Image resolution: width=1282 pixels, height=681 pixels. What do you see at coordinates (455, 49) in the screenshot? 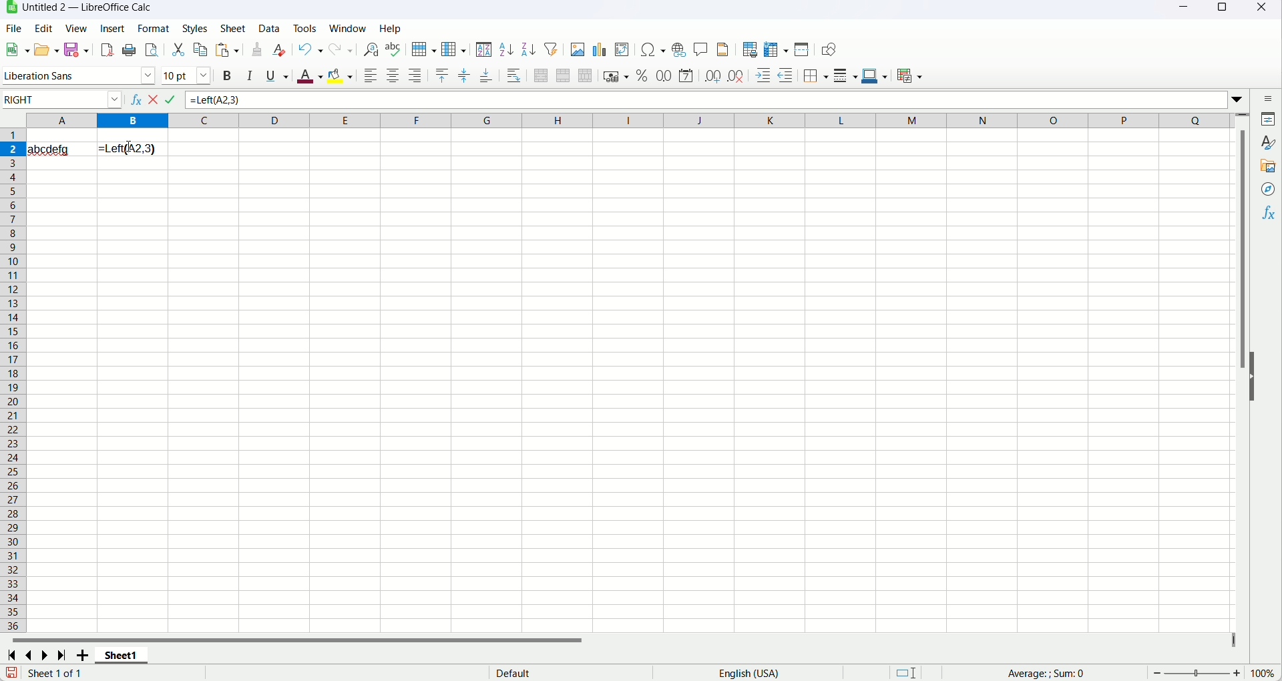
I see `column` at bounding box center [455, 49].